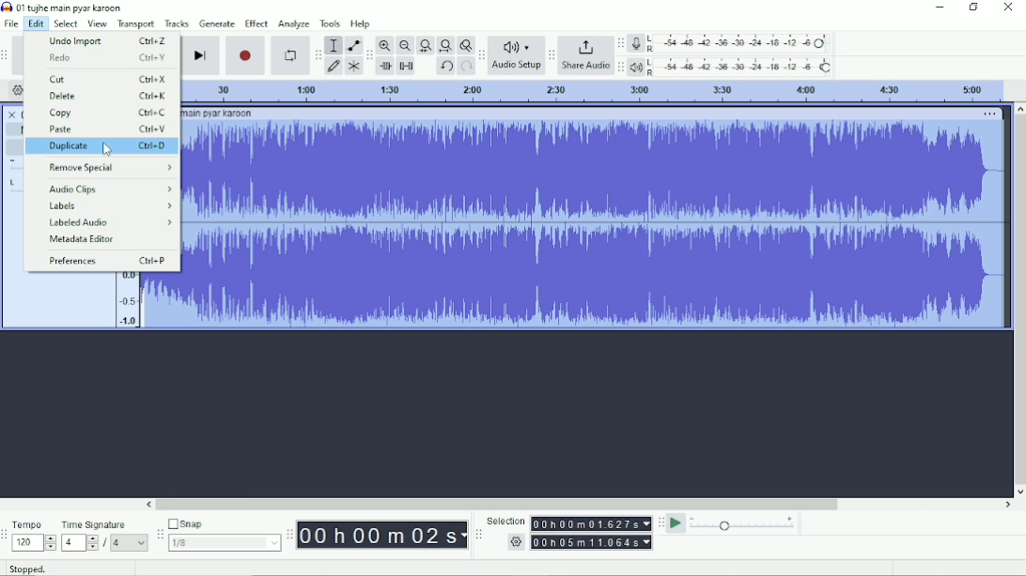 This screenshot has width=1026, height=576. What do you see at coordinates (445, 67) in the screenshot?
I see `Undo` at bounding box center [445, 67].